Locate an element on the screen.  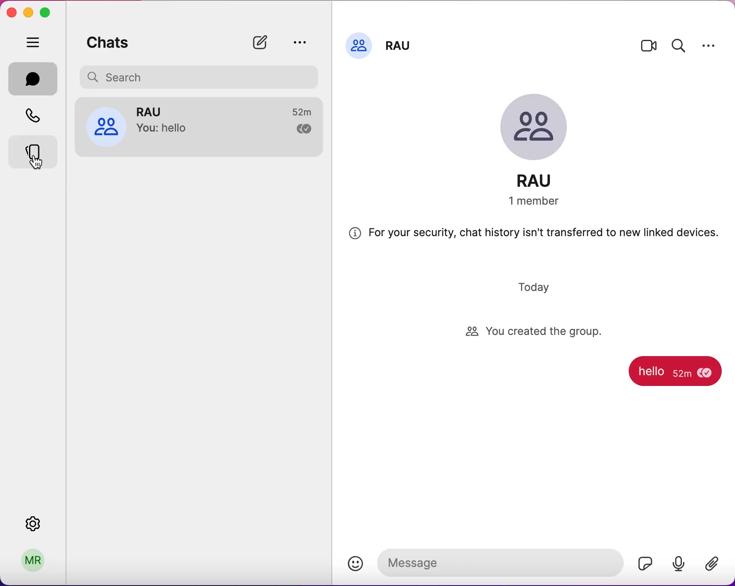
52m is located at coordinates (296, 110).